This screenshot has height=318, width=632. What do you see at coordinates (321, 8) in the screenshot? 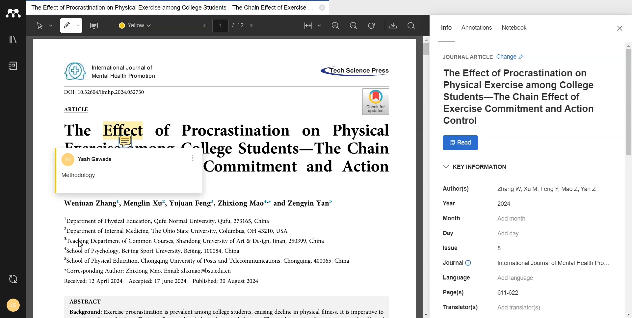
I see `Close` at bounding box center [321, 8].